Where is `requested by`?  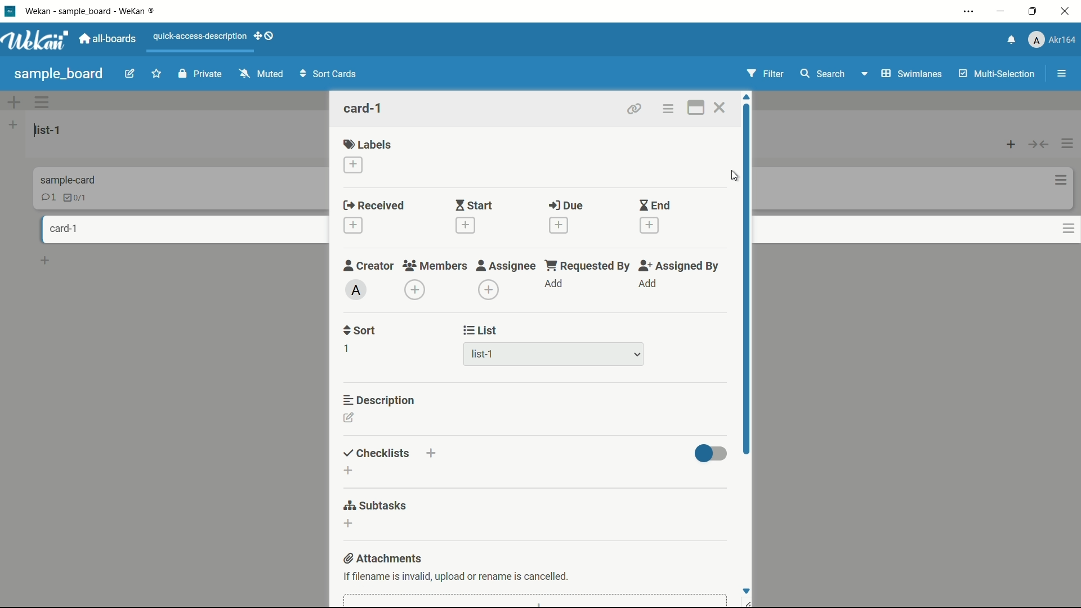 requested by is located at coordinates (587, 265).